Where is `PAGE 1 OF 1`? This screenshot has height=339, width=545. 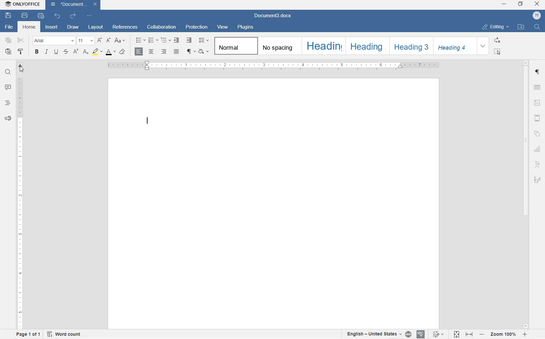
PAGE 1 OF 1 is located at coordinates (28, 335).